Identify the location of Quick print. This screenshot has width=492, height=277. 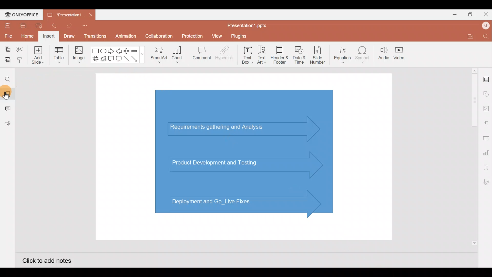
(39, 26).